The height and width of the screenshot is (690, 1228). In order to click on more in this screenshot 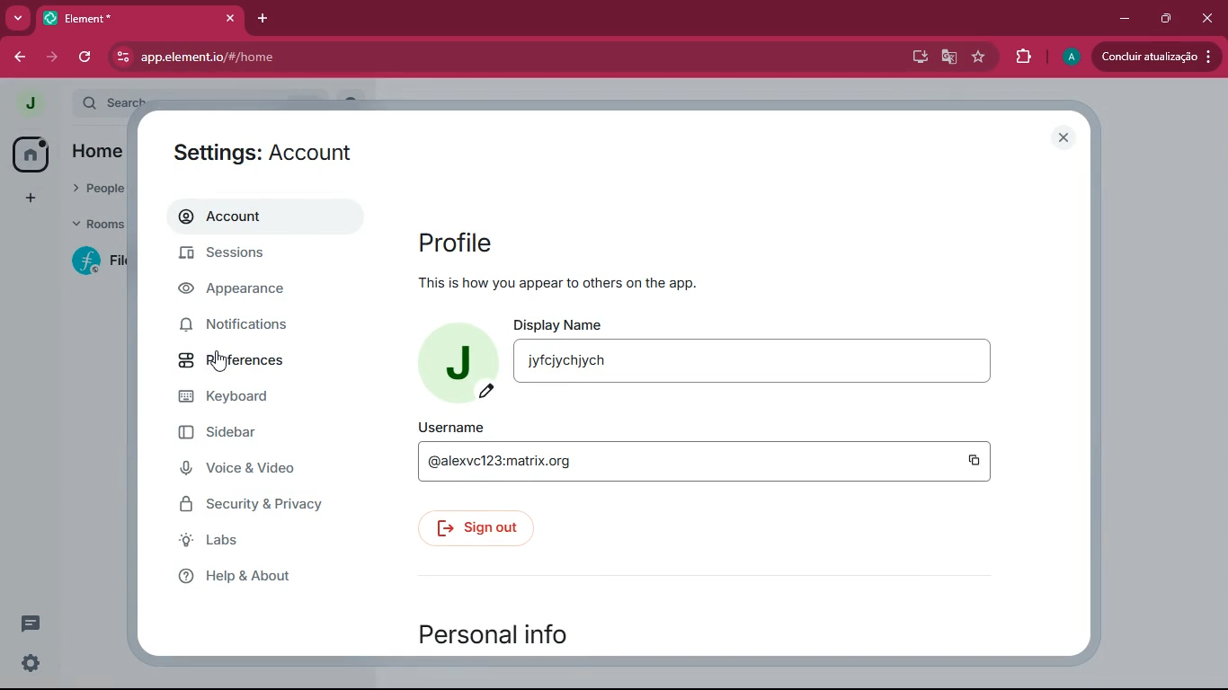, I will do `click(18, 20)`.